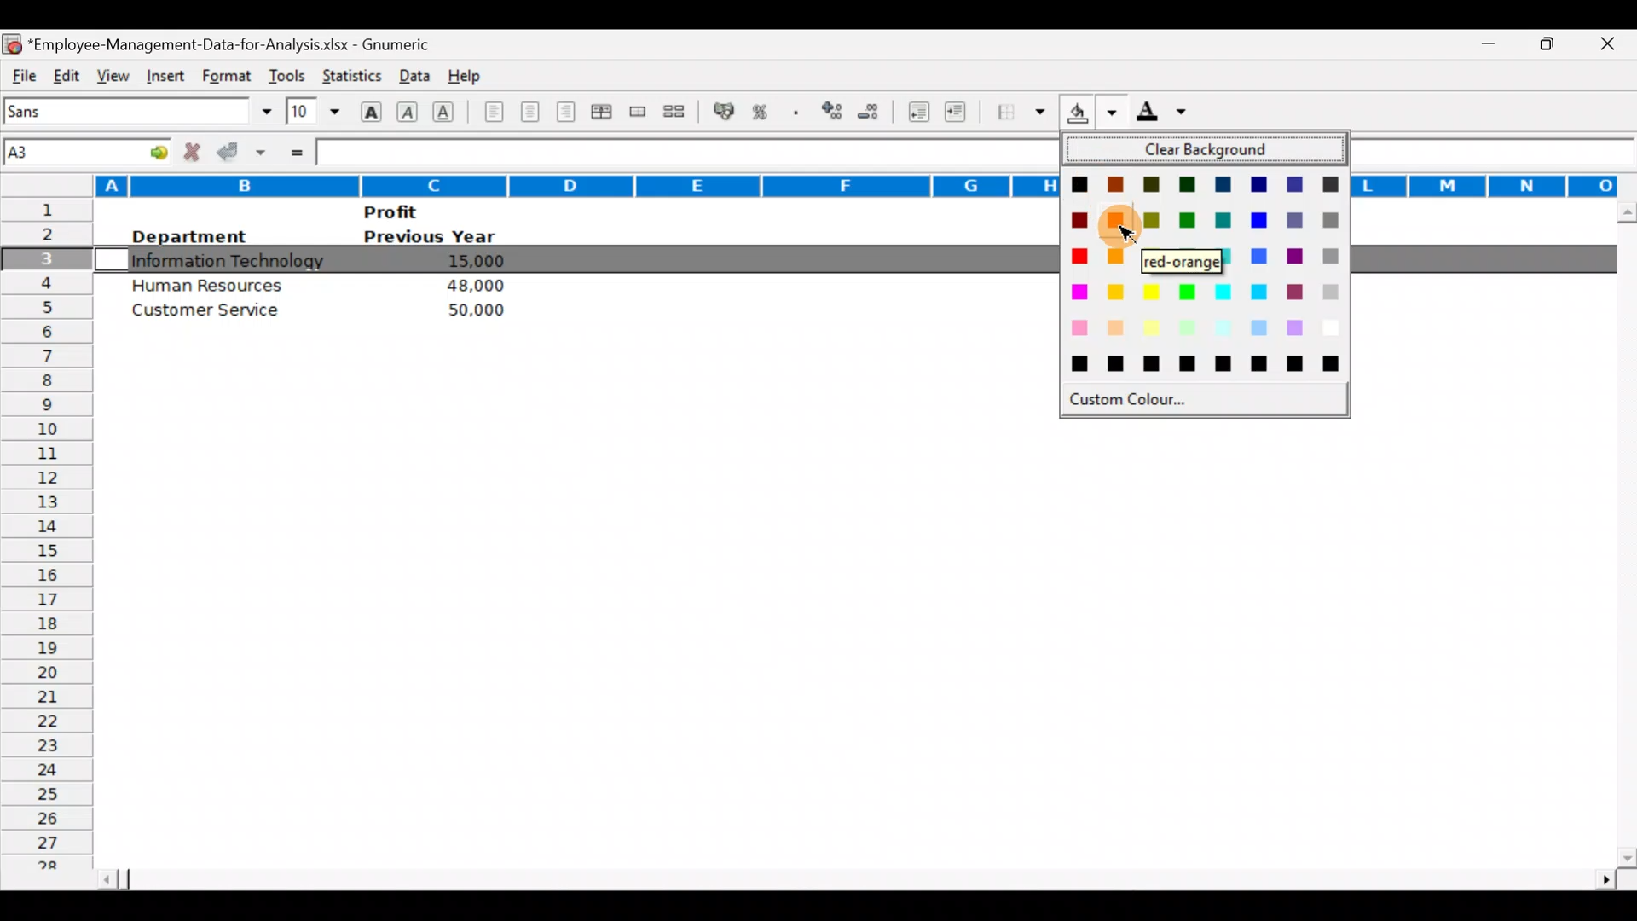 The height and width of the screenshot is (921, 1637). Describe the element at coordinates (1021, 112) in the screenshot. I see `Borders` at that location.